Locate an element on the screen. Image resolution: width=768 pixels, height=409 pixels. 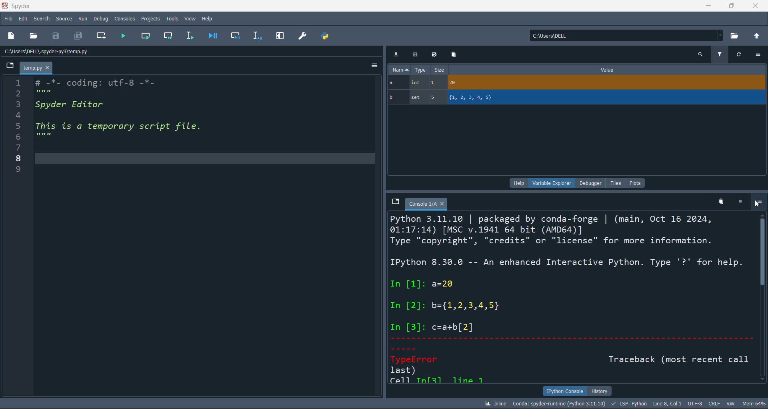
consoles is located at coordinates (124, 18).